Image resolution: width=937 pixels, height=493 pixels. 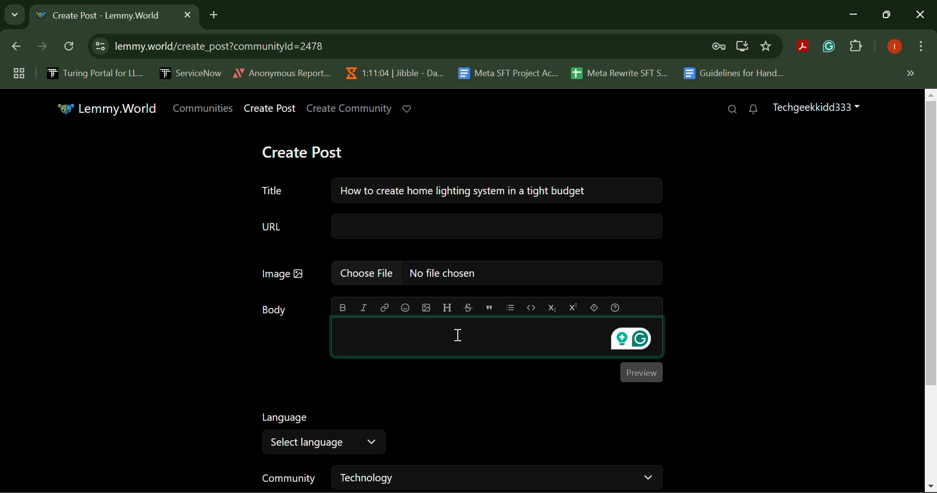 I want to click on quote, so click(x=489, y=307).